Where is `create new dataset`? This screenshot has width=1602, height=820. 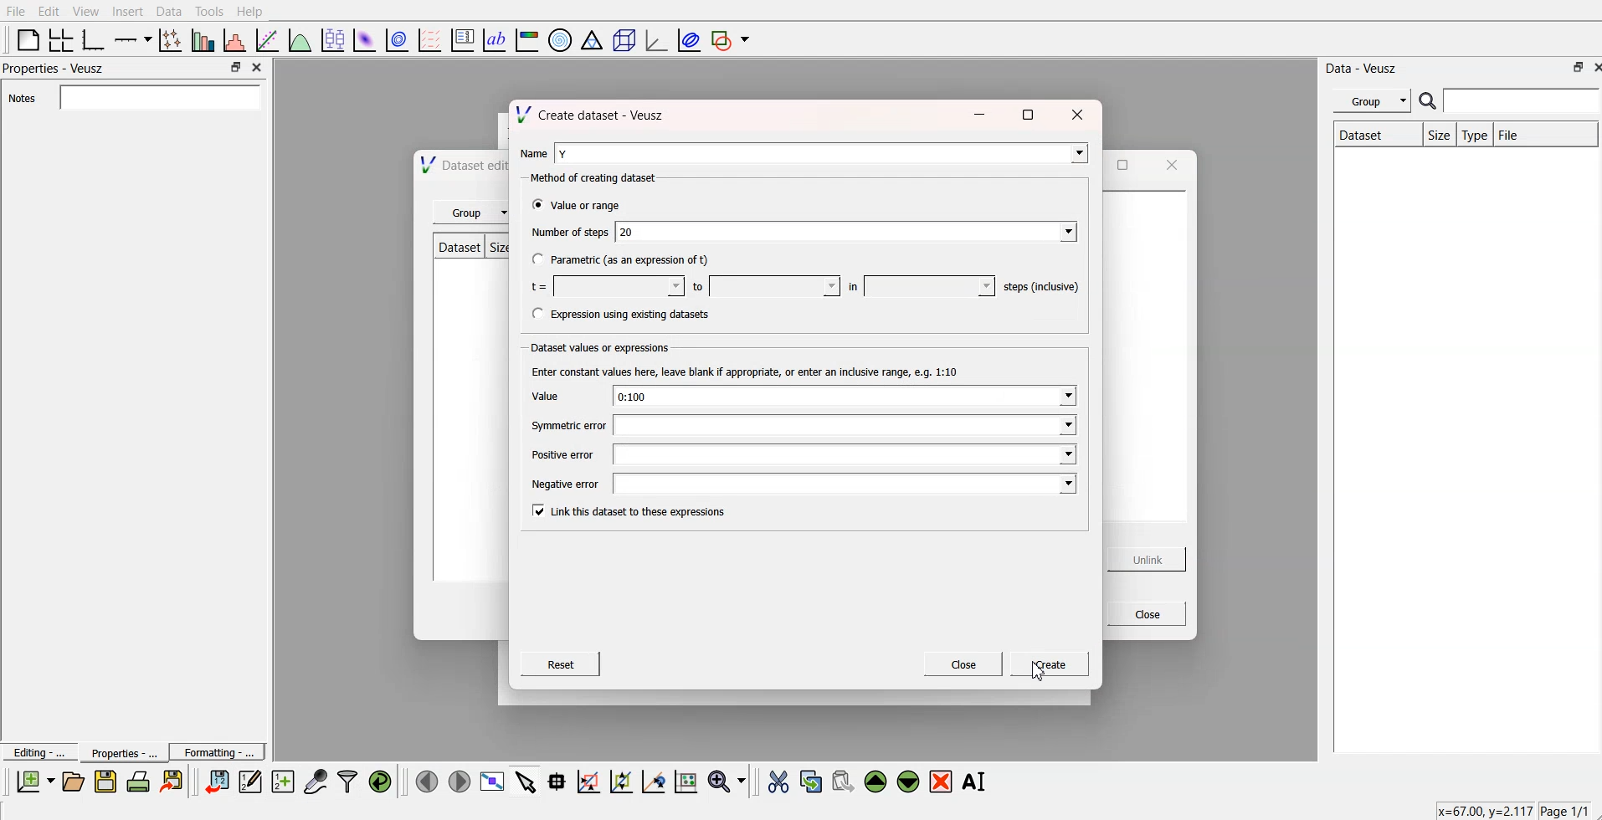
create new dataset is located at coordinates (282, 779).